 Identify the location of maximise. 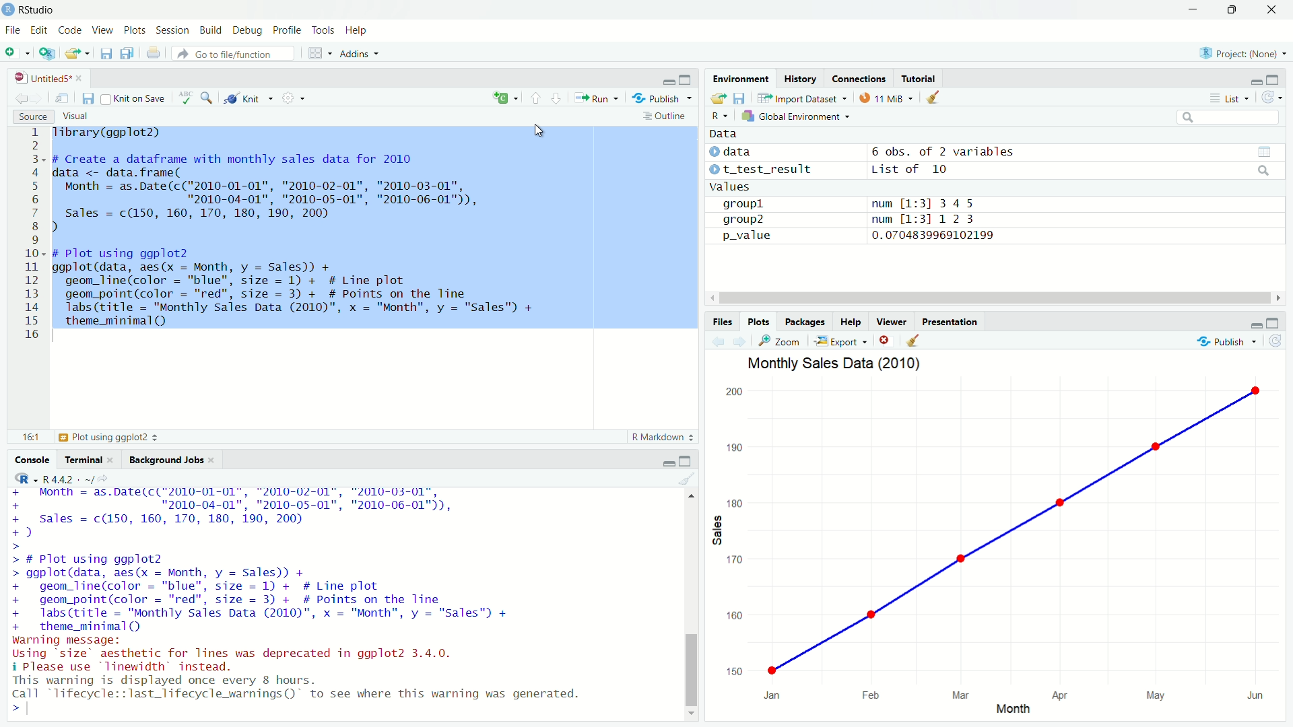
(686, 461).